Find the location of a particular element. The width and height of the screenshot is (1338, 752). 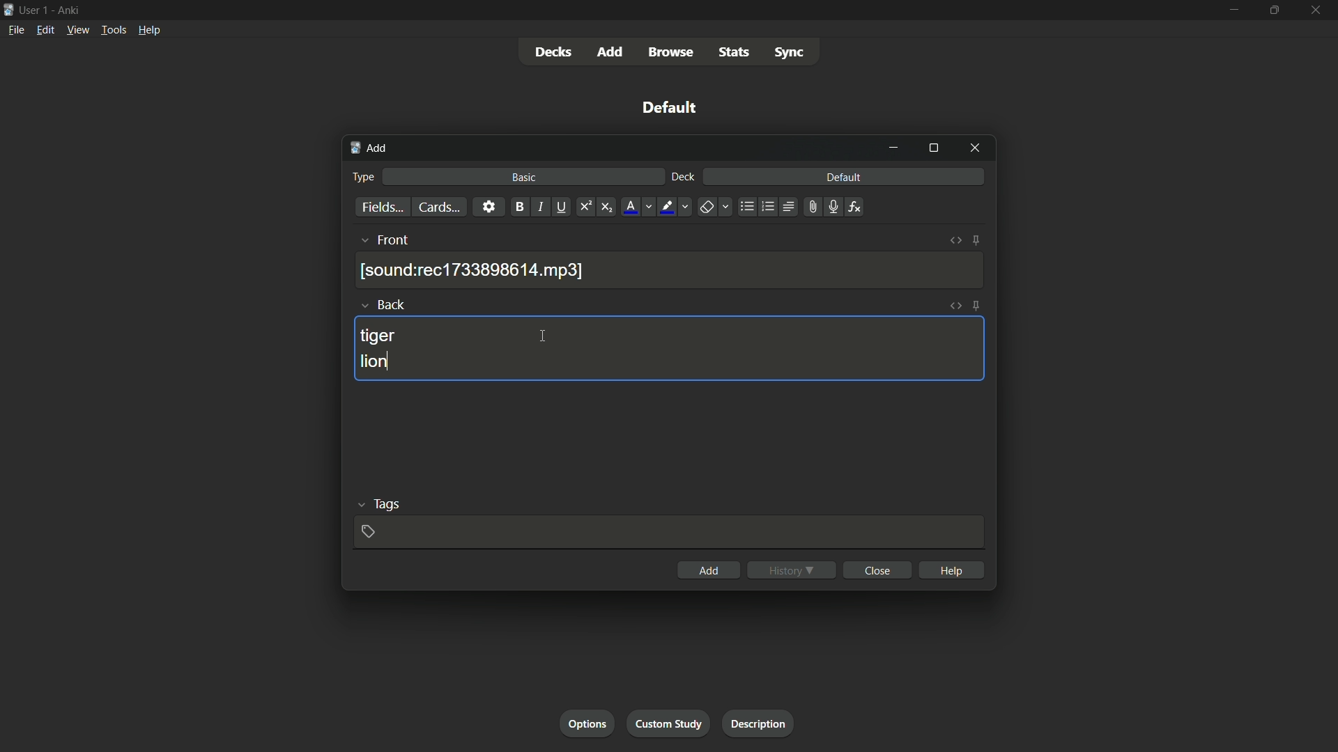

tools menu is located at coordinates (114, 31).